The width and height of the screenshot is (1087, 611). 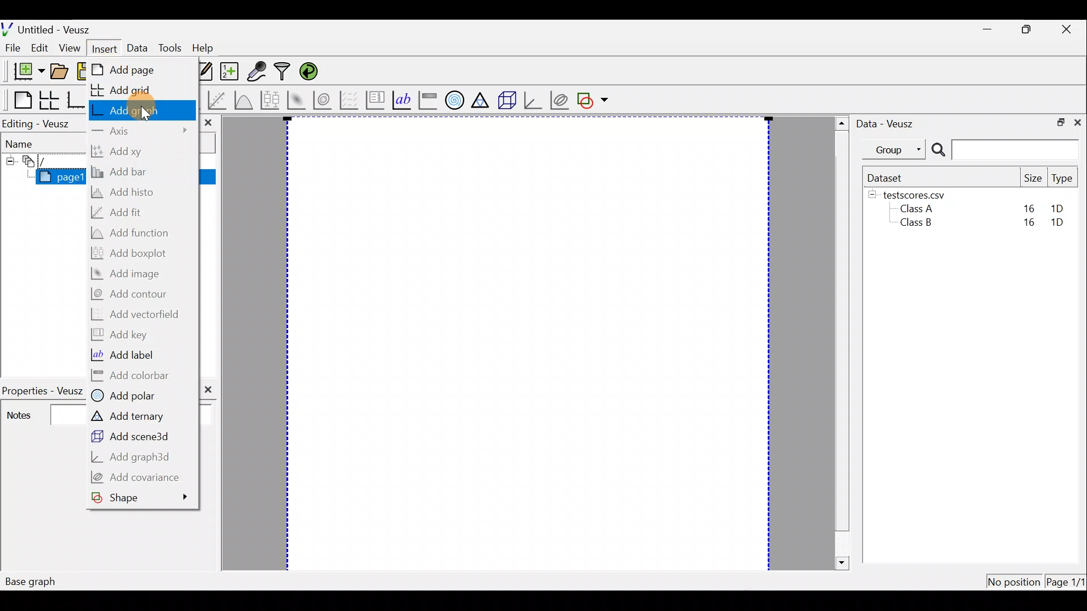 I want to click on Insert, so click(x=101, y=46).